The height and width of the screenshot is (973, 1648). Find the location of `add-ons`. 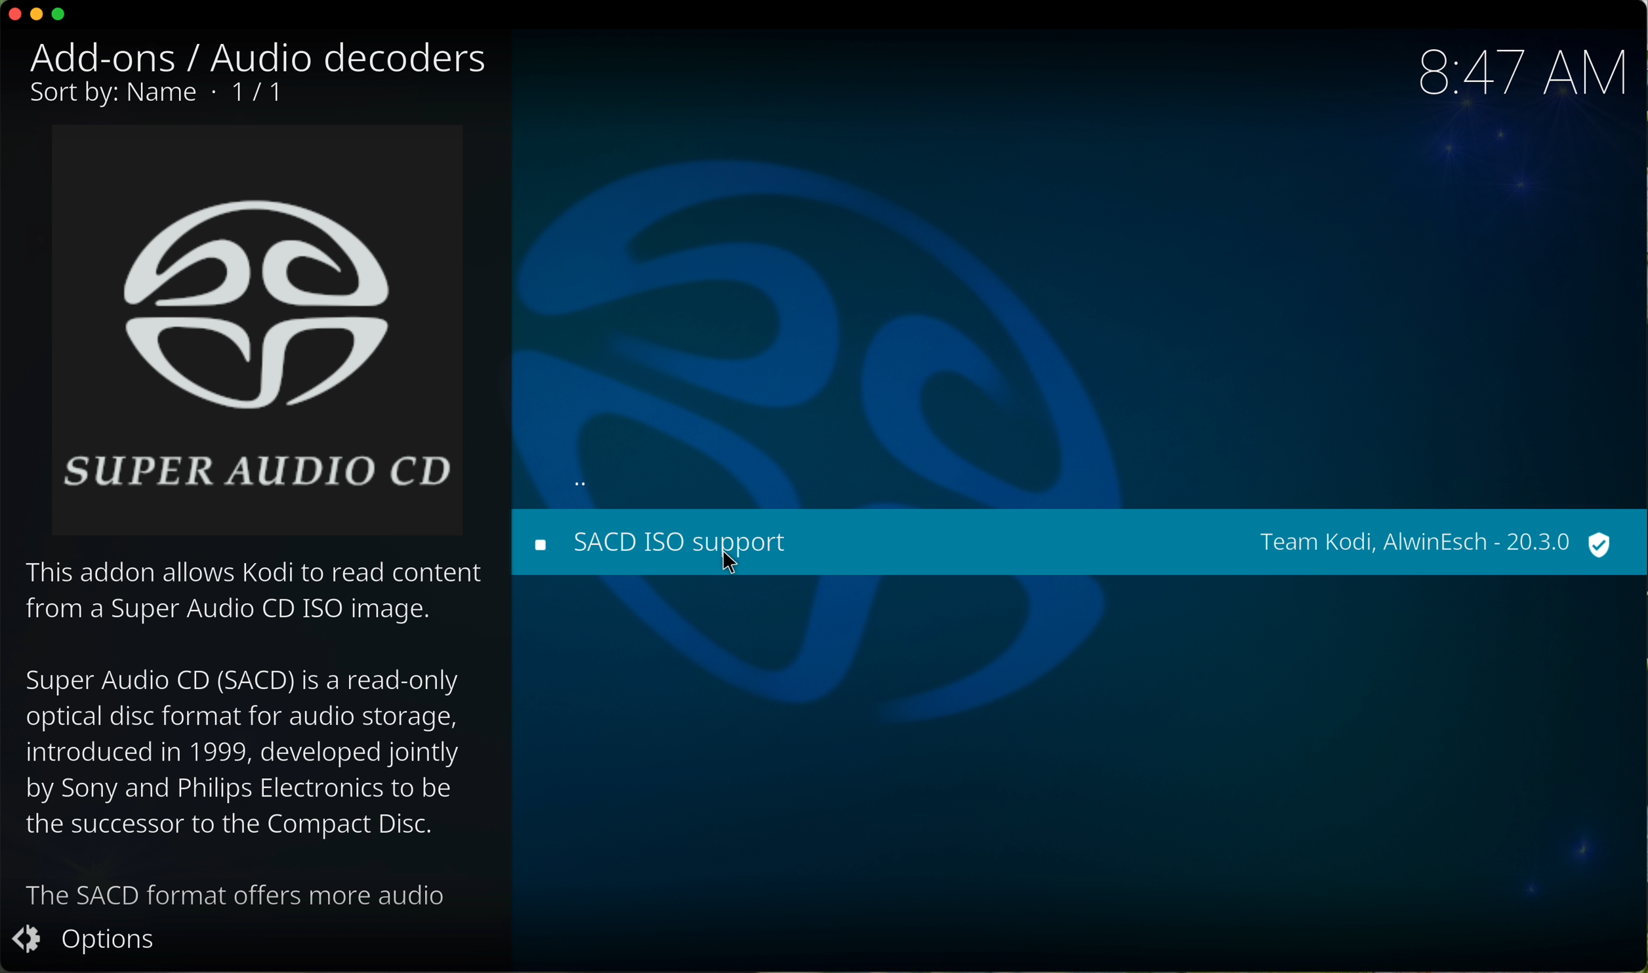

add-ons is located at coordinates (111, 57).